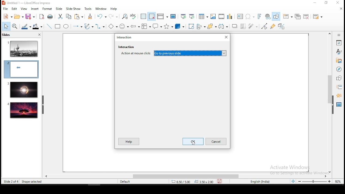  I want to click on symbol shapes, so click(124, 26).